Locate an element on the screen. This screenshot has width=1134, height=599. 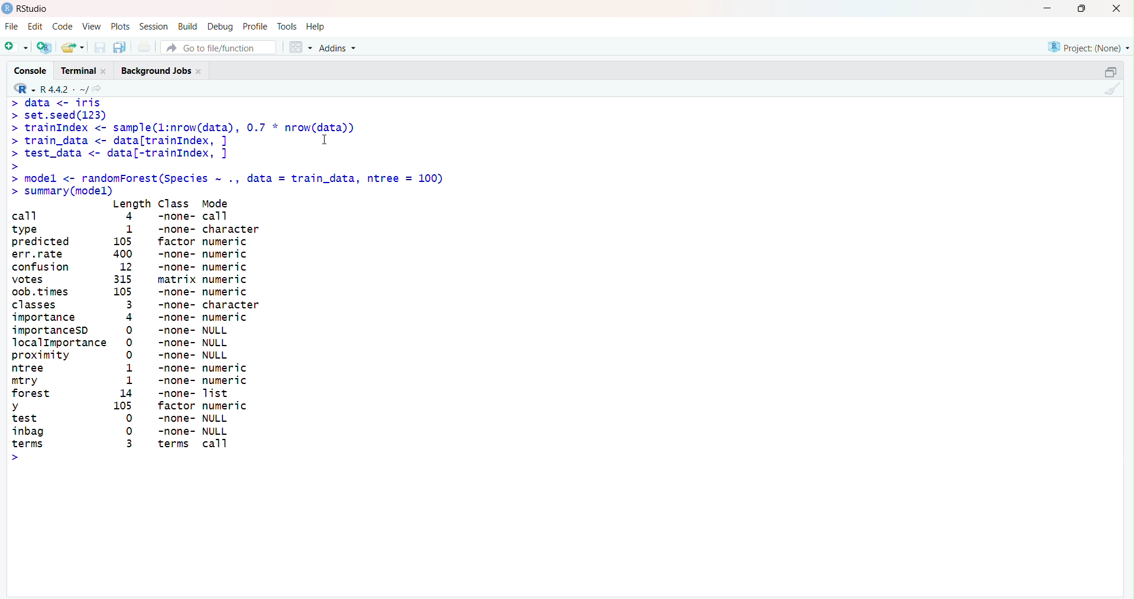
Help is located at coordinates (316, 27).